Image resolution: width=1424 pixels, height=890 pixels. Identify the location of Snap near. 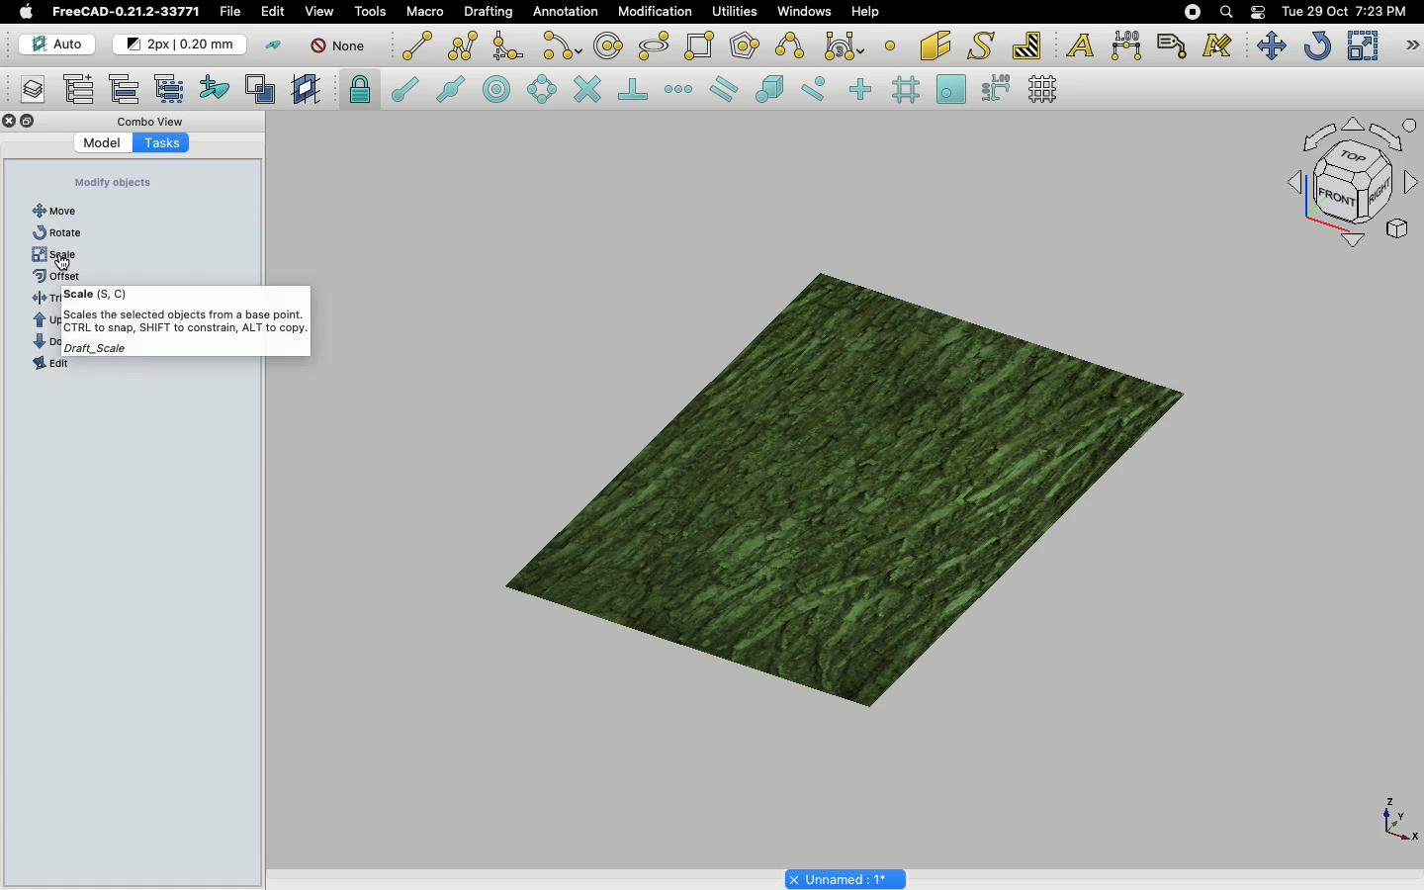
(813, 90).